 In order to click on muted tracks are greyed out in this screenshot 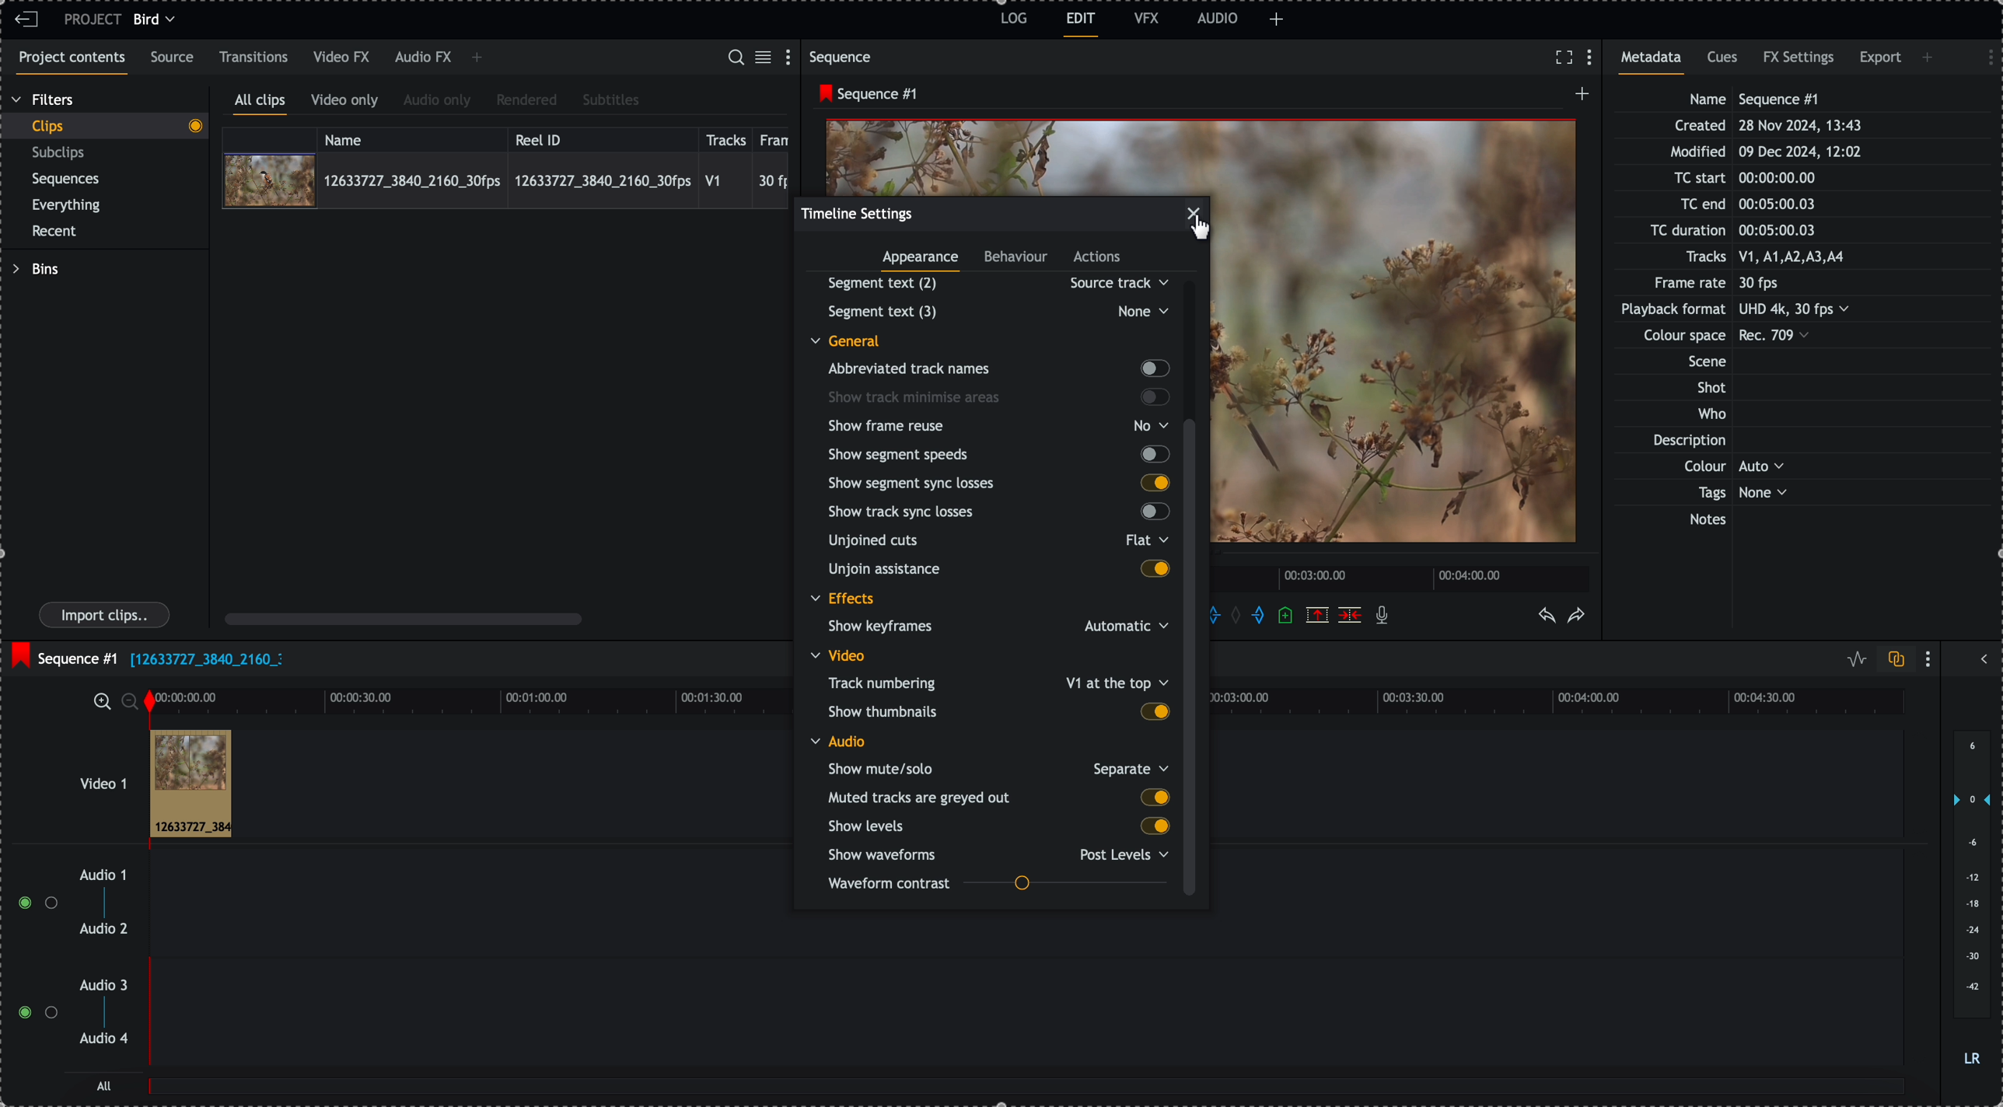, I will do `click(998, 798)`.